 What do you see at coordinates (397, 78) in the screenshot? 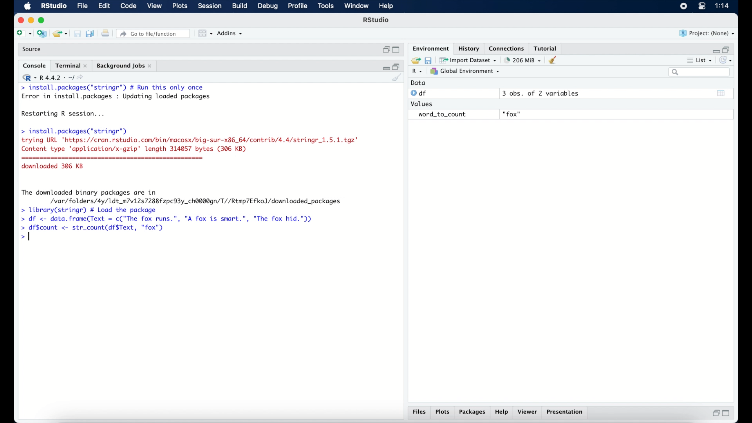
I see `clear console` at bounding box center [397, 78].